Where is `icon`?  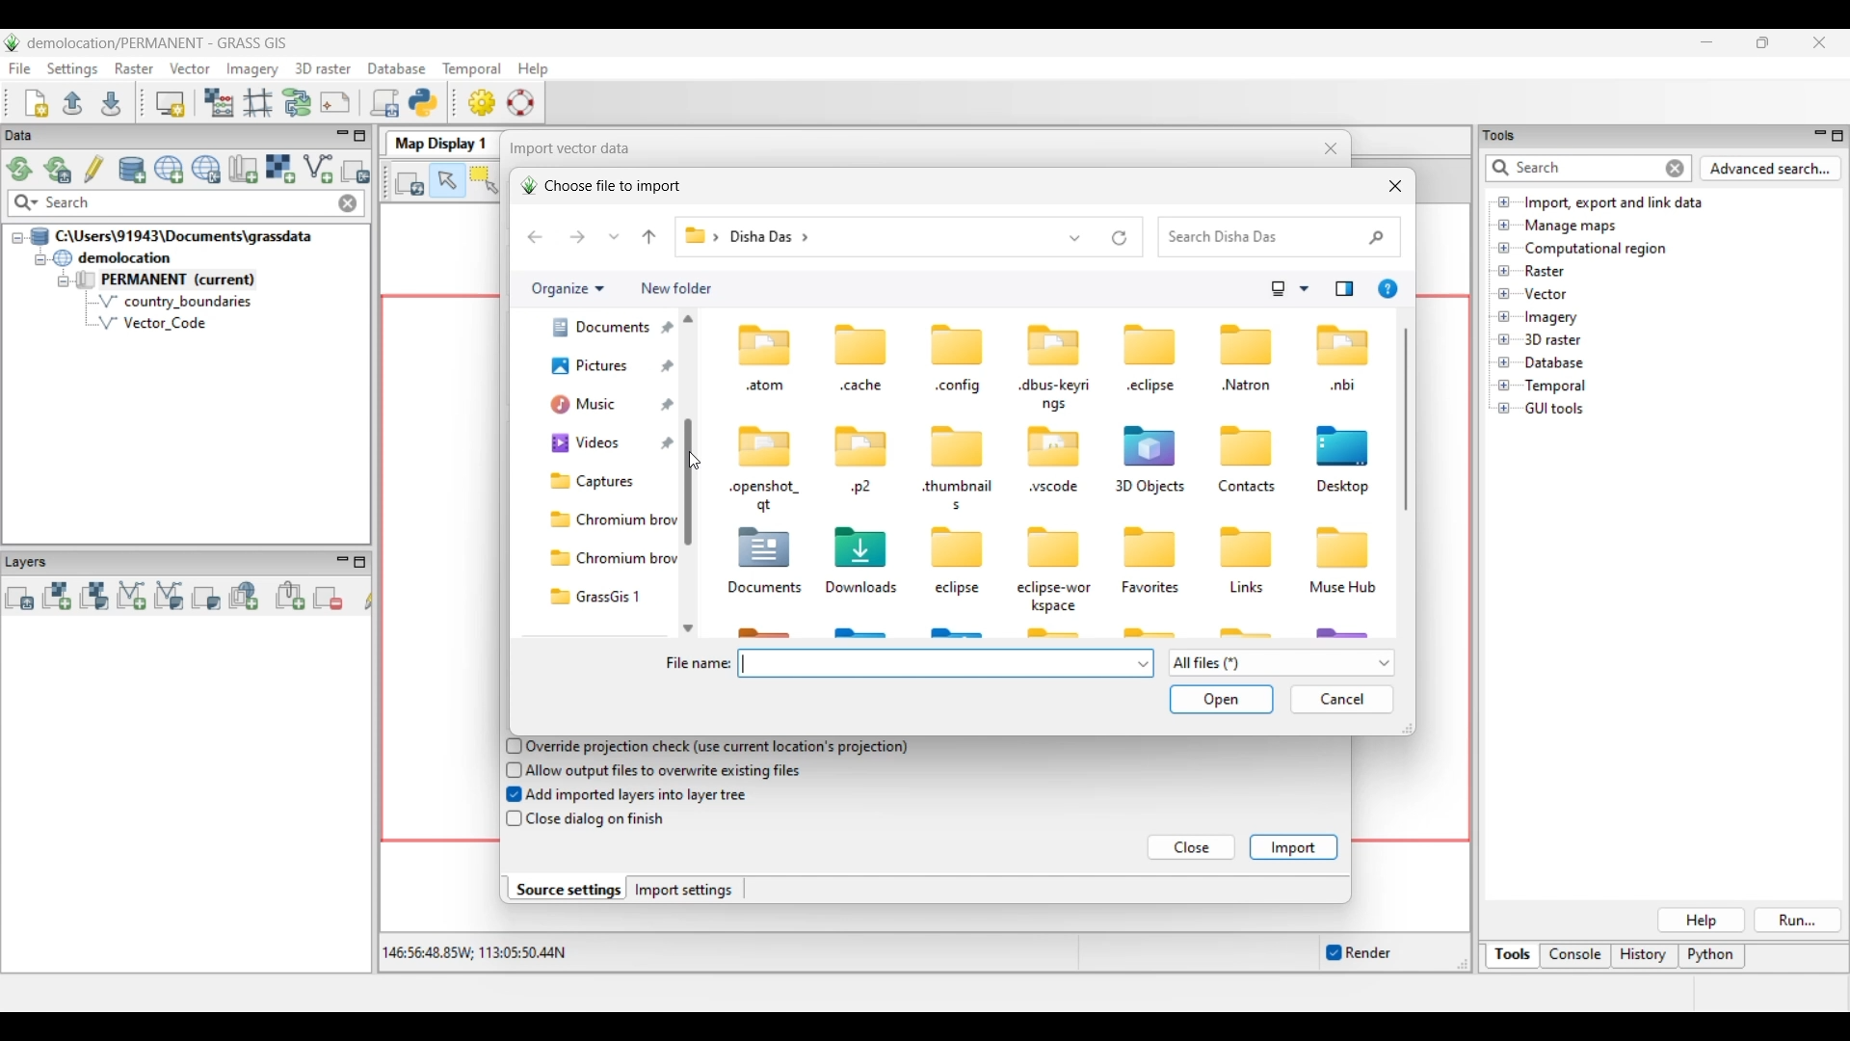 icon is located at coordinates (1054, 343).